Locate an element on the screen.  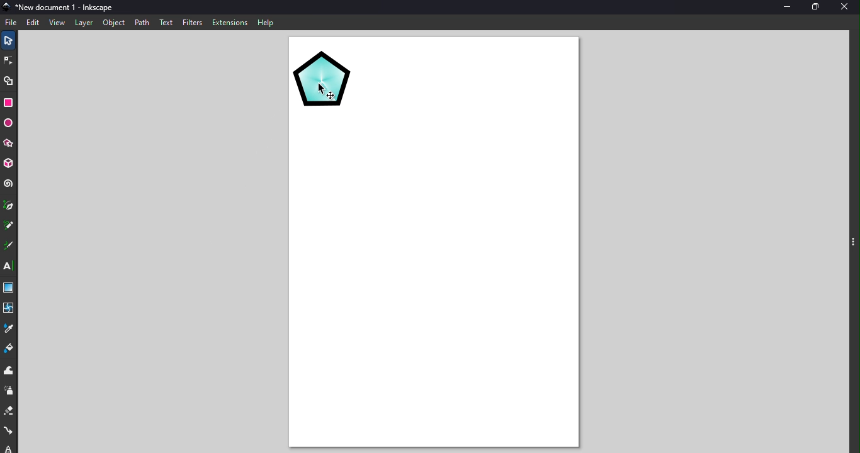
Toggle command panel is located at coordinates (852, 243).